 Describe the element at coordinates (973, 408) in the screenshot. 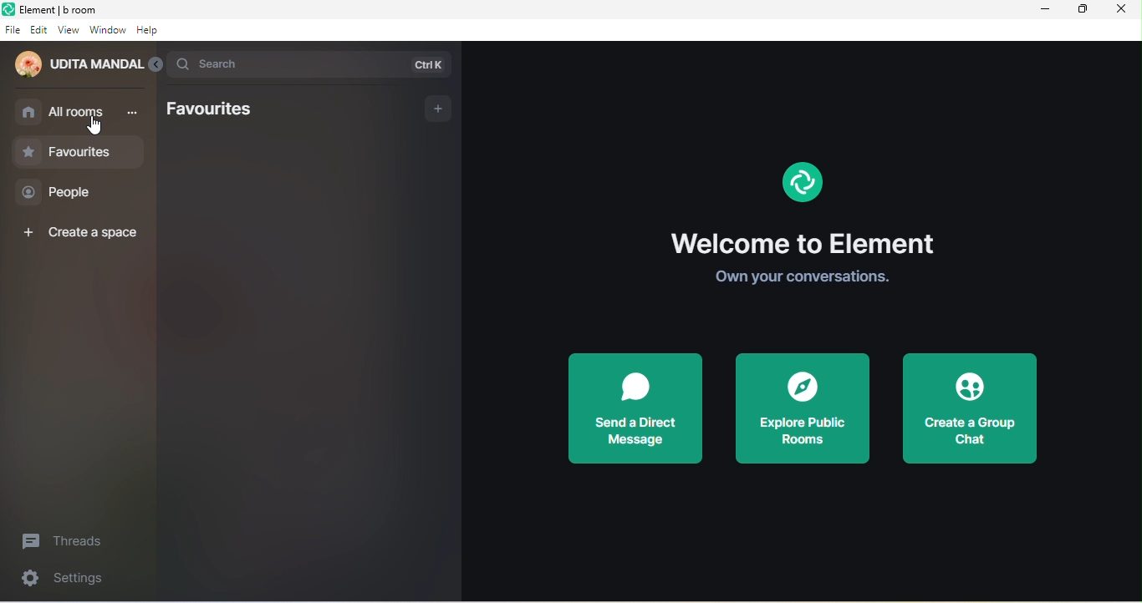

I see `create a group chat` at that location.